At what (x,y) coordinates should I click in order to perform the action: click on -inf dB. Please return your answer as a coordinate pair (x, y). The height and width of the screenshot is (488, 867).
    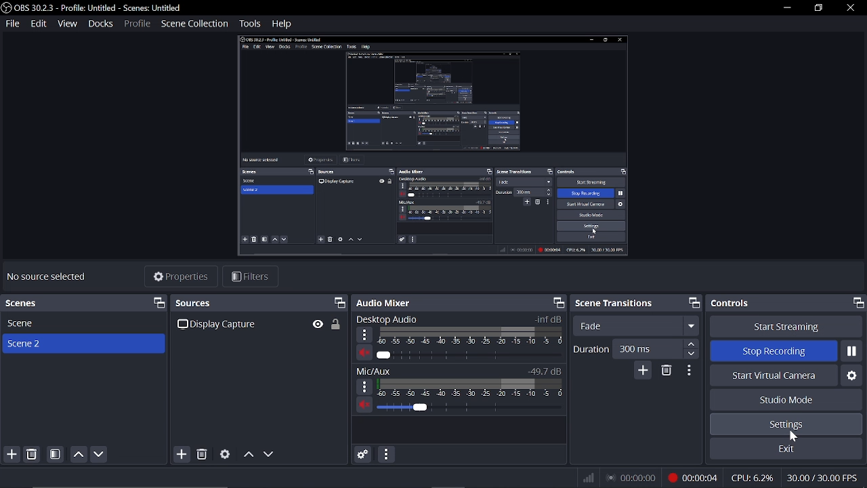
    Looking at the image, I should click on (543, 319).